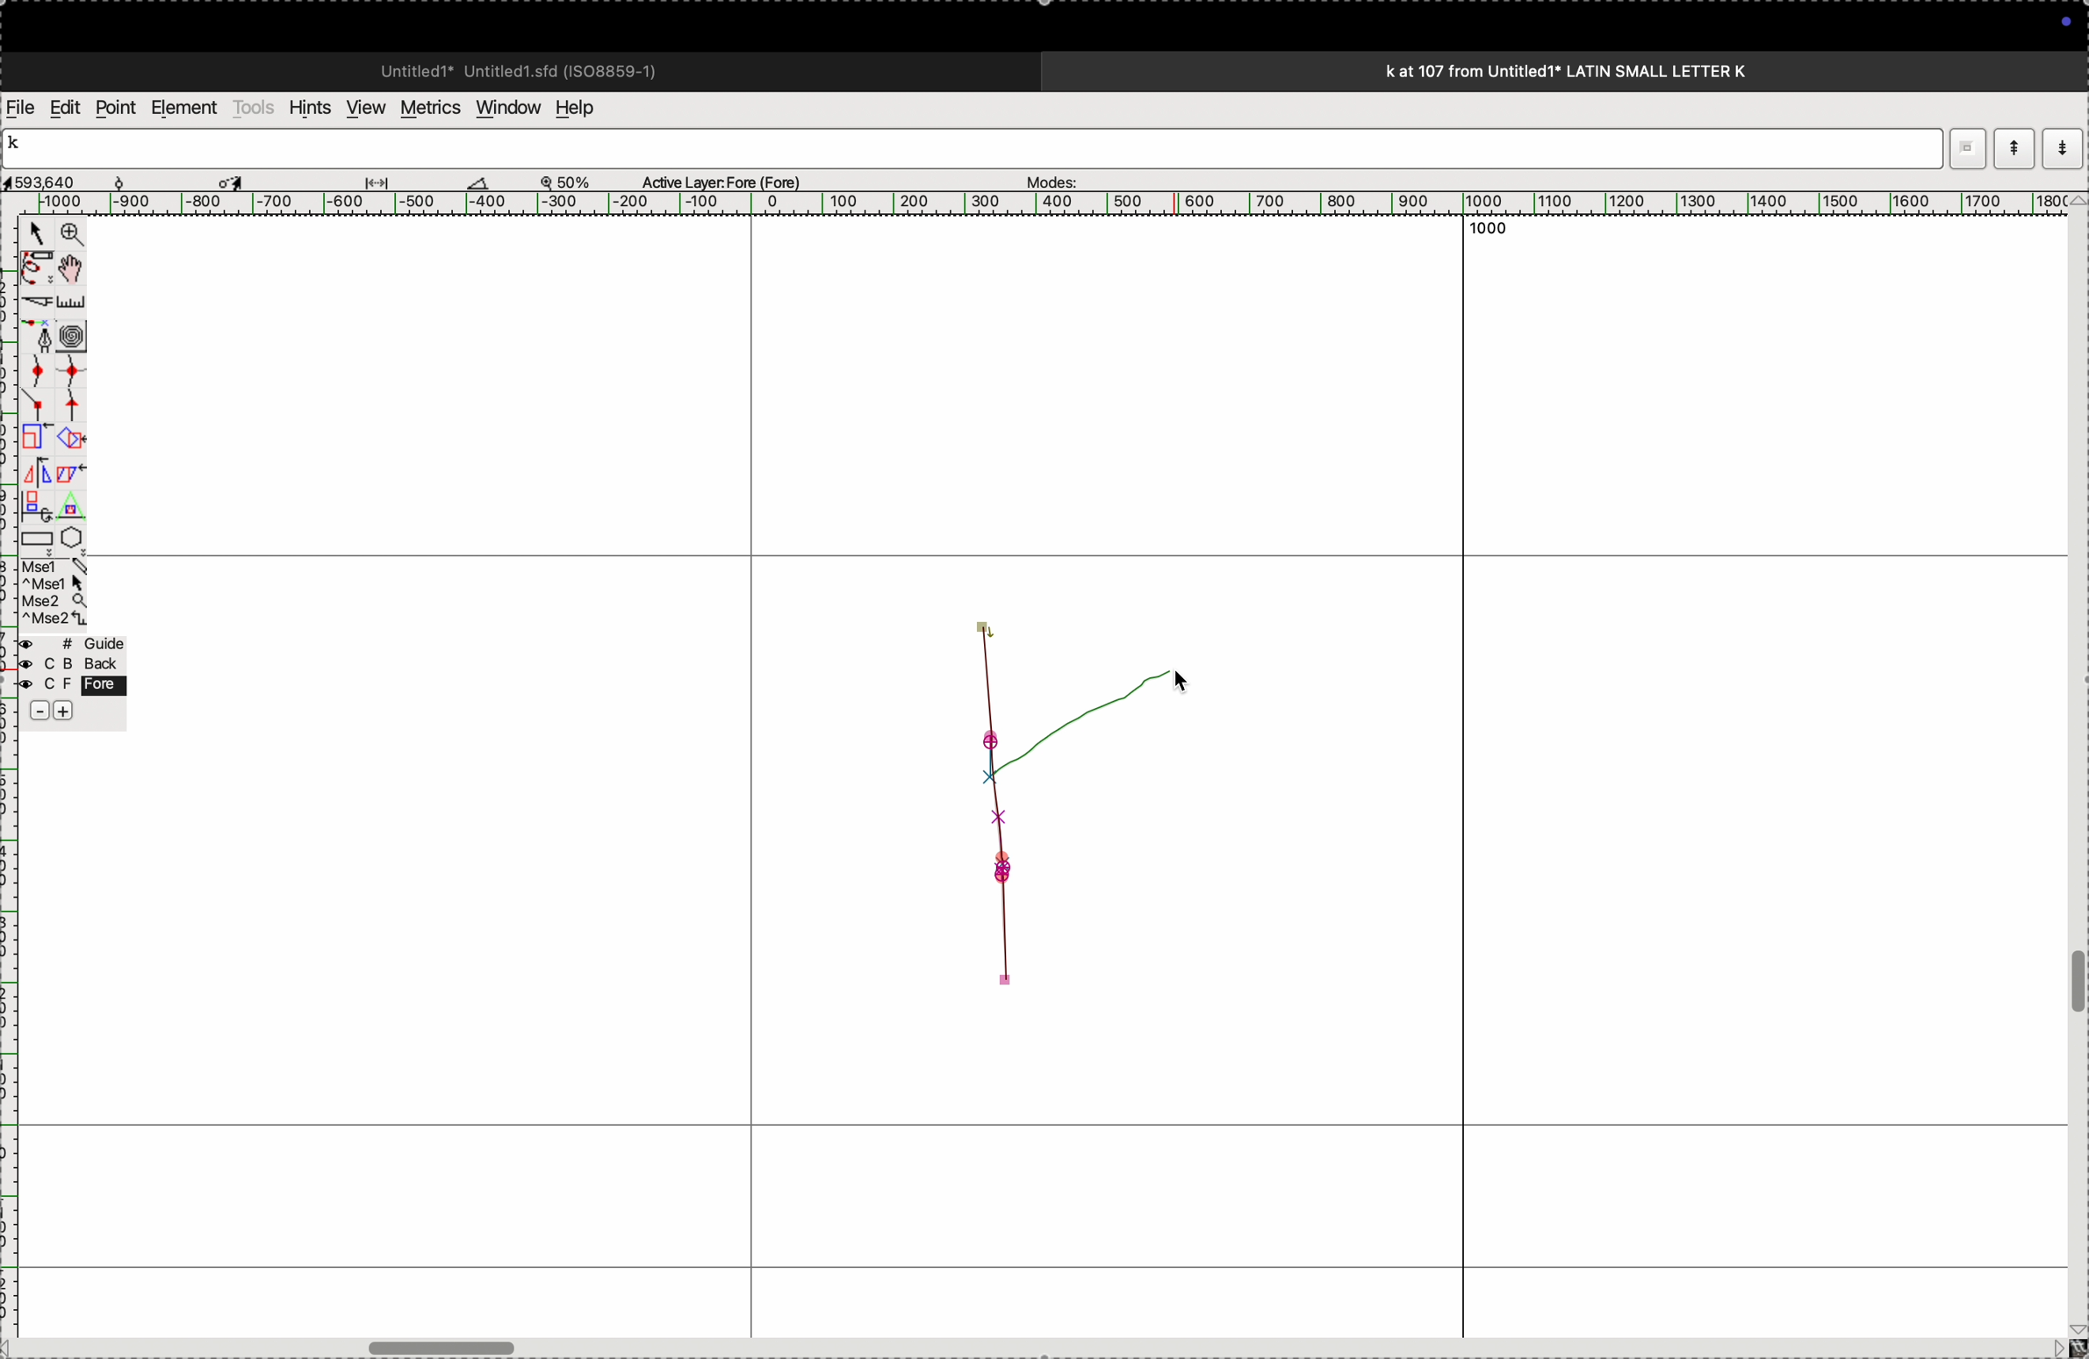  Describe the element at coordinates (1173, 683) in the screenshot. I see `cursor` at that location.